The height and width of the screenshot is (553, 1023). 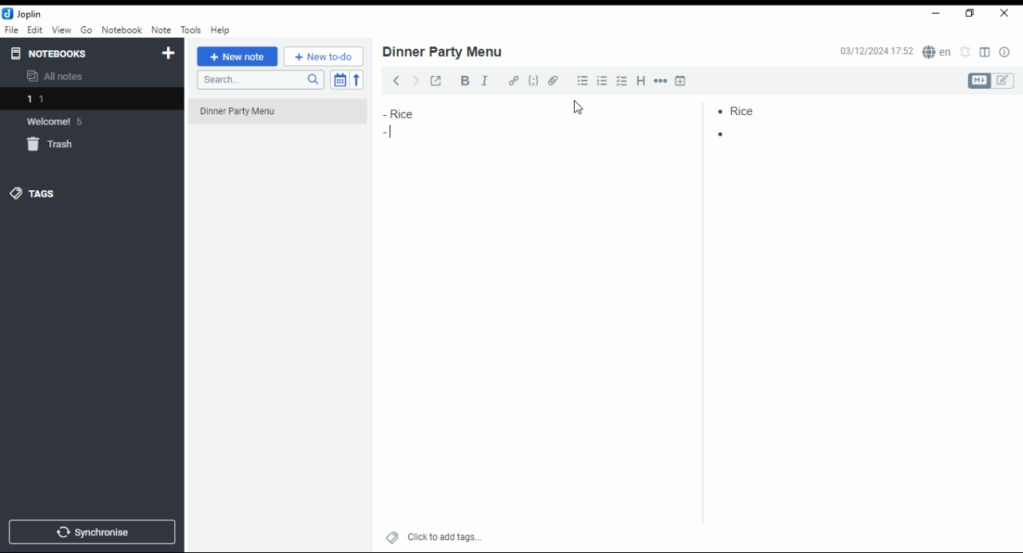 I want to click on maximize, so click(x=971, y=14).